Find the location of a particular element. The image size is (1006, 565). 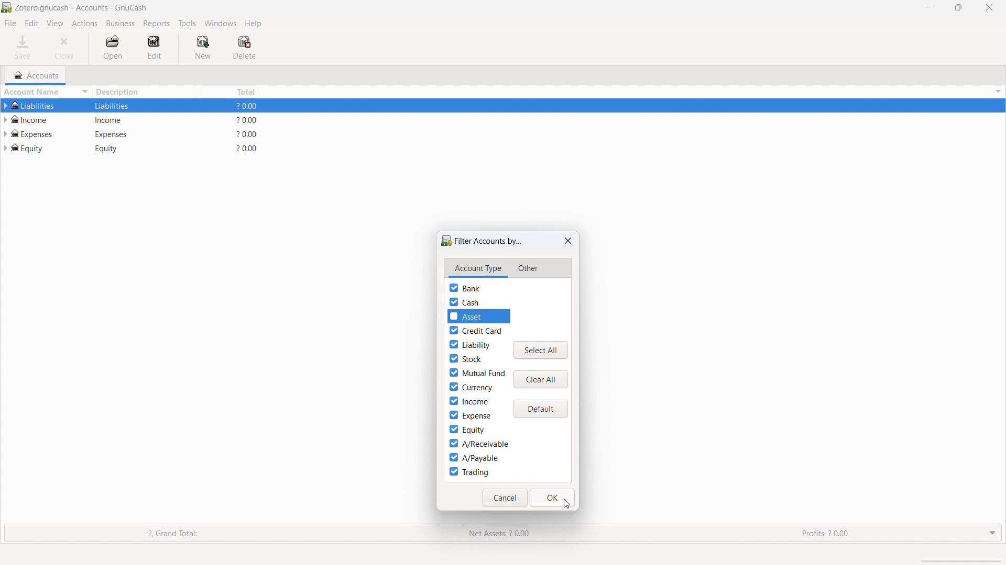

$0.00 is located at coordinates (250, 120).